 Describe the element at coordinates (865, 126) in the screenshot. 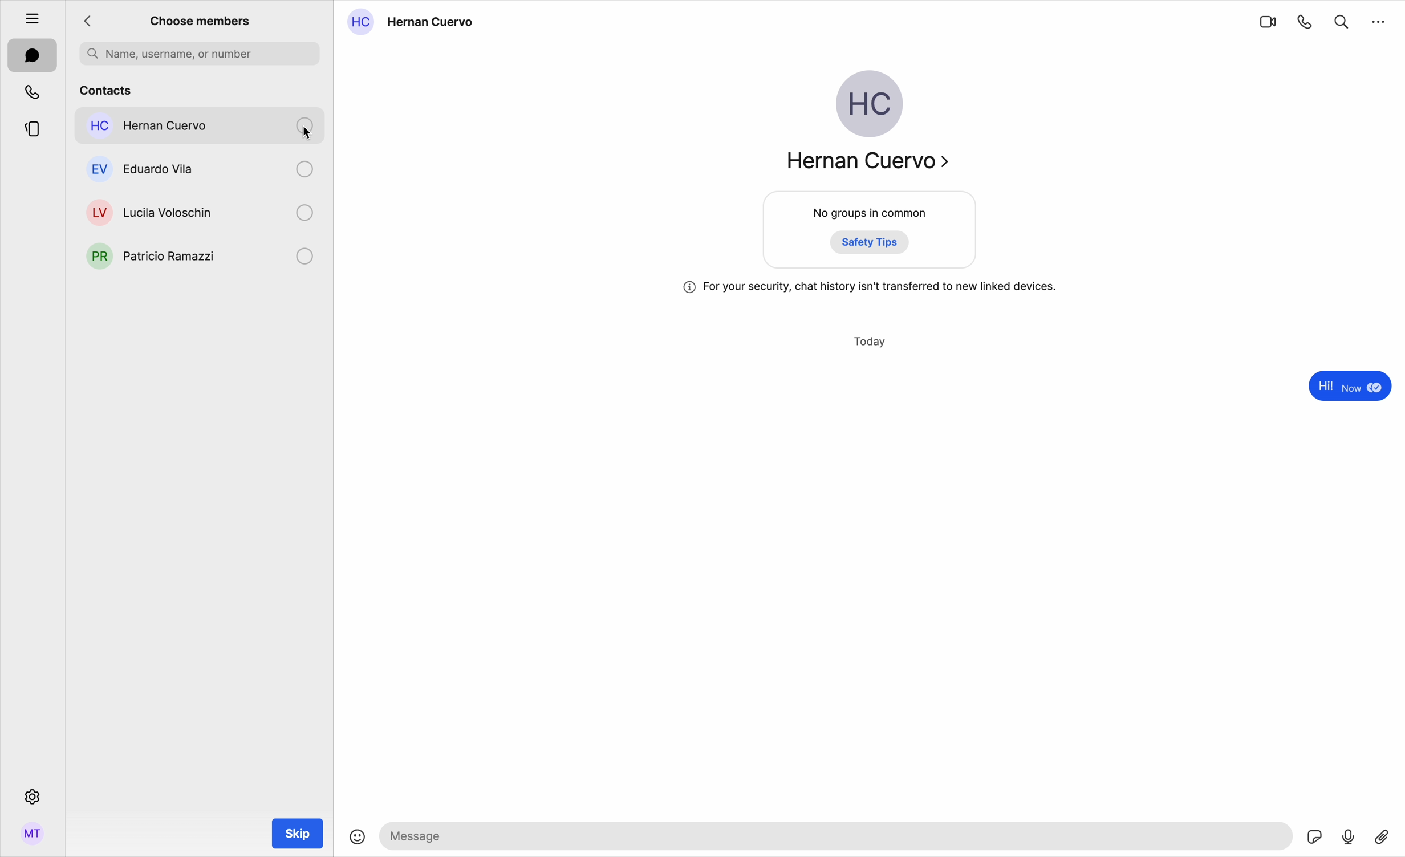

I see `Hernan Cuervo profile` at that location.